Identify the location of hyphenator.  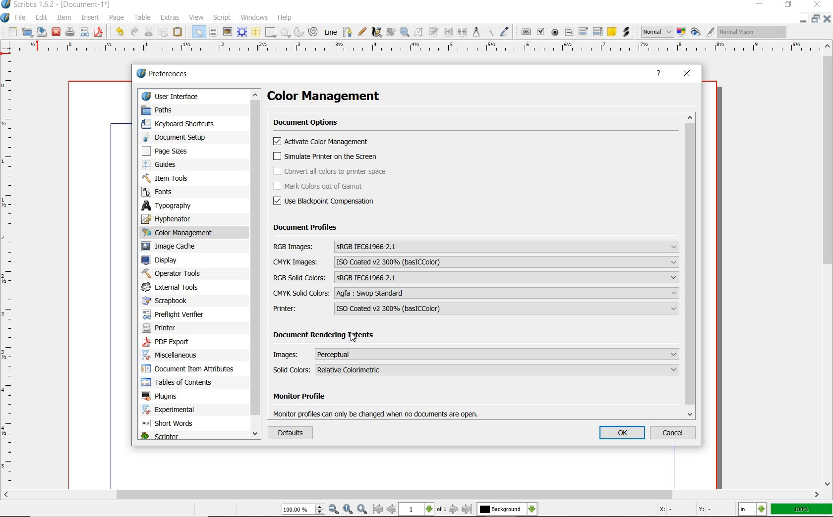
(181, 219).